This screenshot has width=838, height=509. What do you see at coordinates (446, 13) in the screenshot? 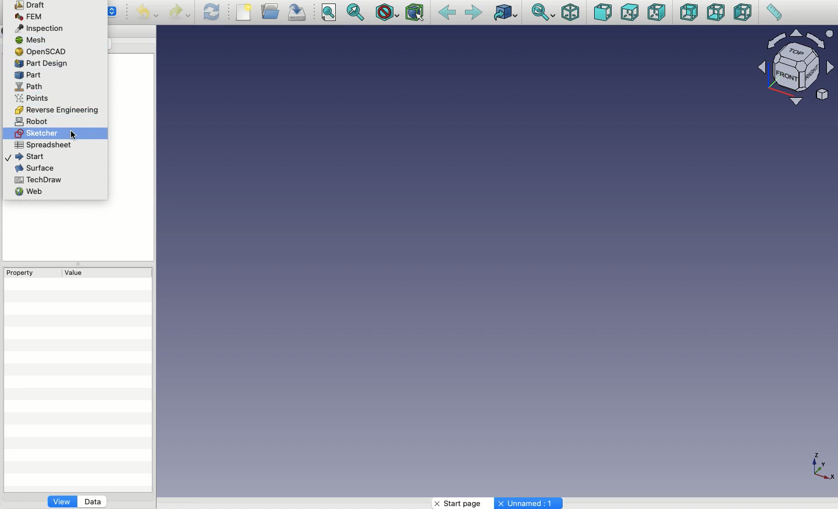
I see `Back` at bounding box center [446, 13].